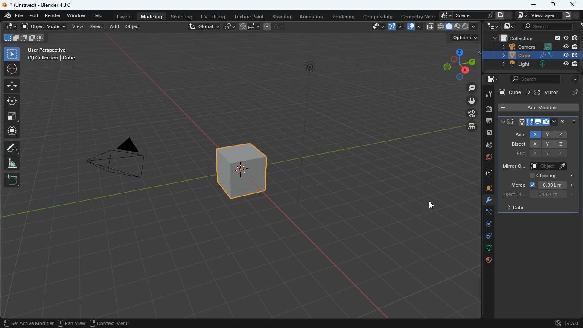 The image size is (583, 328). What do you see at coordinates (488, 94) in the screenshot?
I see `tools` at bounding box center [488, 94].